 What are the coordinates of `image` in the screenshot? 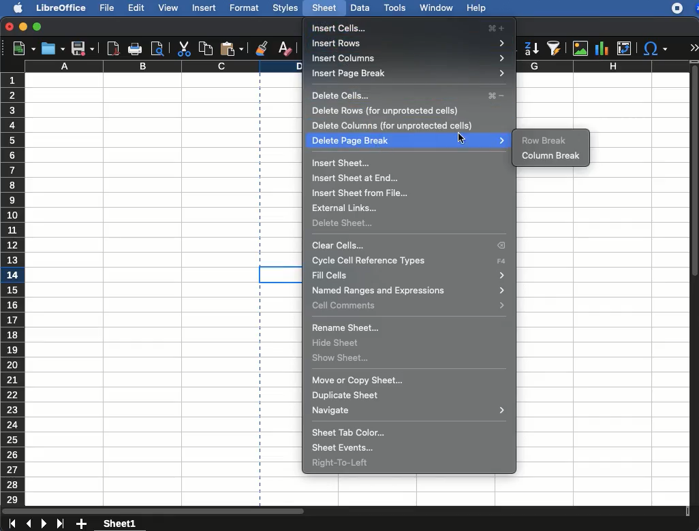 It's located at (580, 49).